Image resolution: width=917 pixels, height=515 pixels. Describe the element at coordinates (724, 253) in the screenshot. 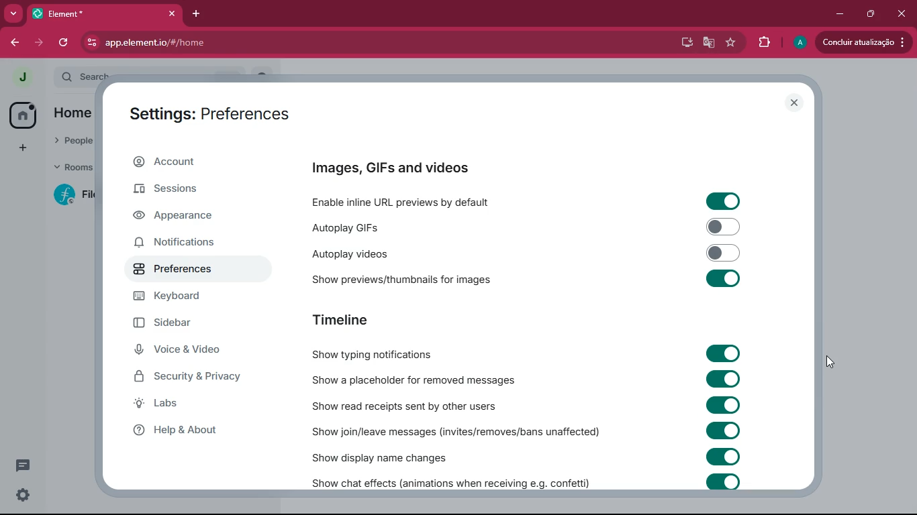

I see `toggle on/off` at that location.